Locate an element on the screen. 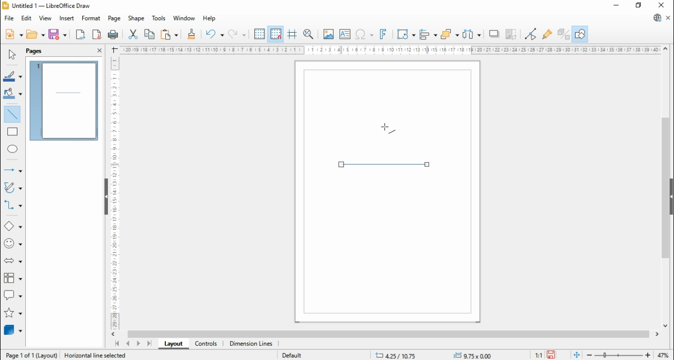  connectors is located at coordinates (13, 204).